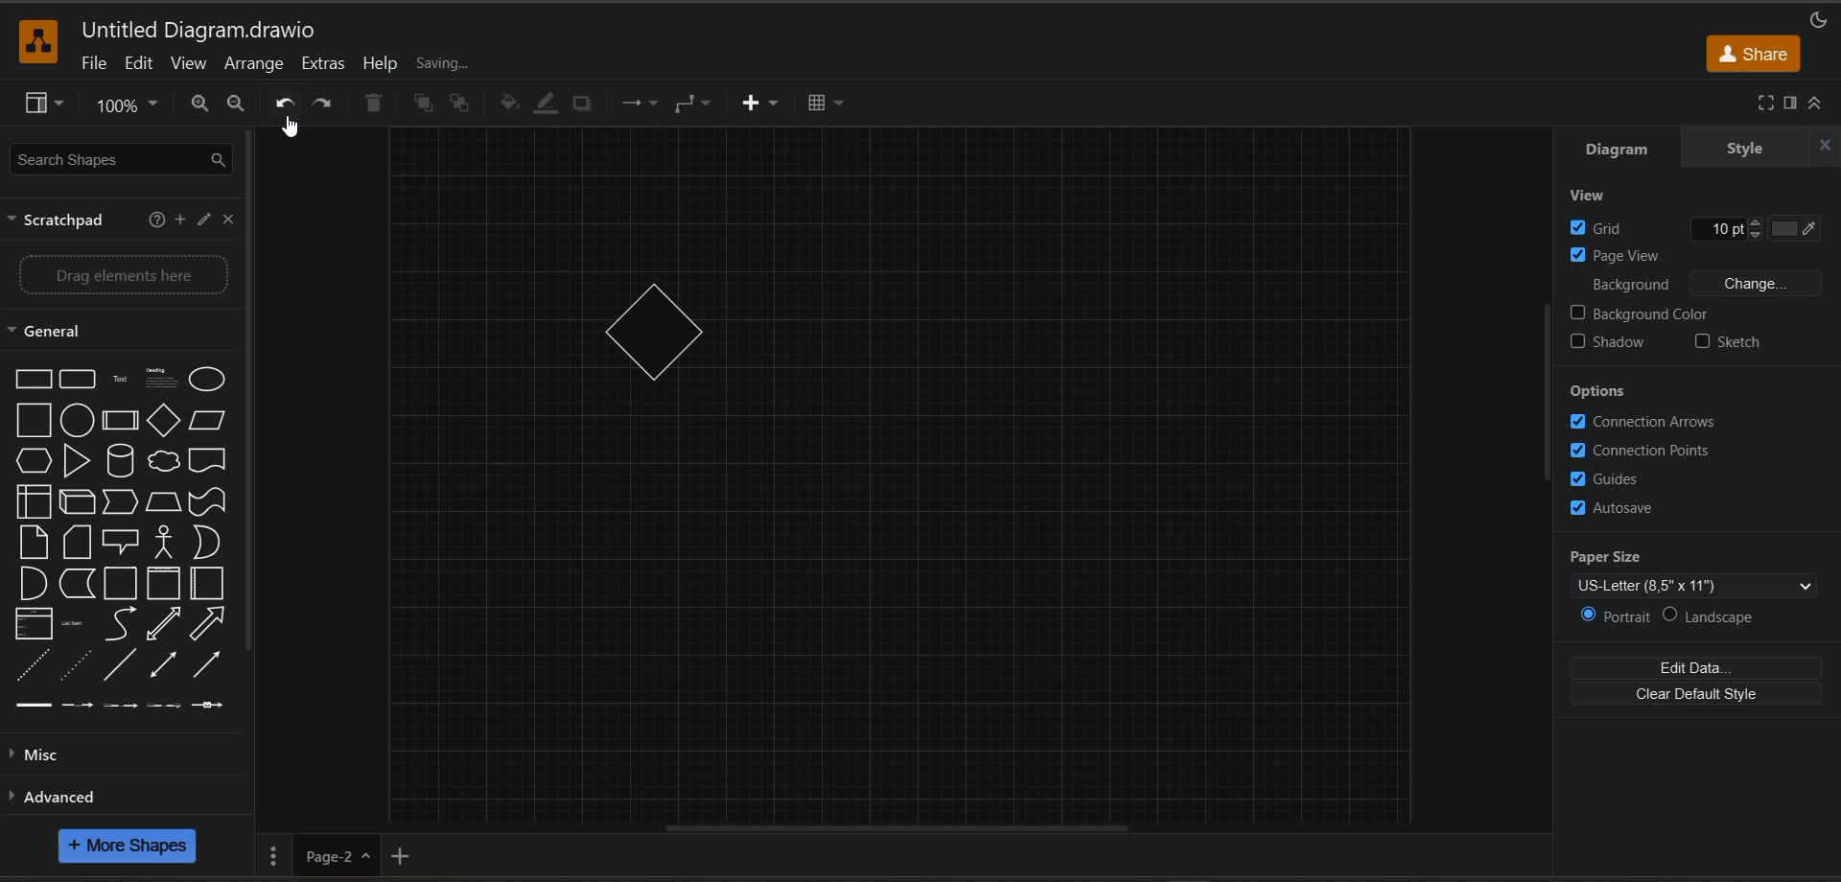 The width and height of the screenshot is (1841, 882). Describe the element at coordinates (184, 220) in the screenshot. I see `add` at that location.